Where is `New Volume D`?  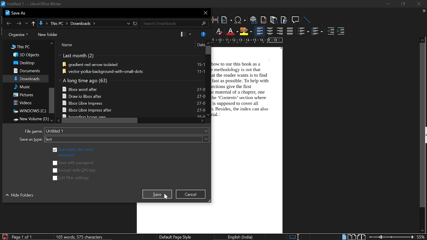
New Volume D is located at coordinates (28, 119).